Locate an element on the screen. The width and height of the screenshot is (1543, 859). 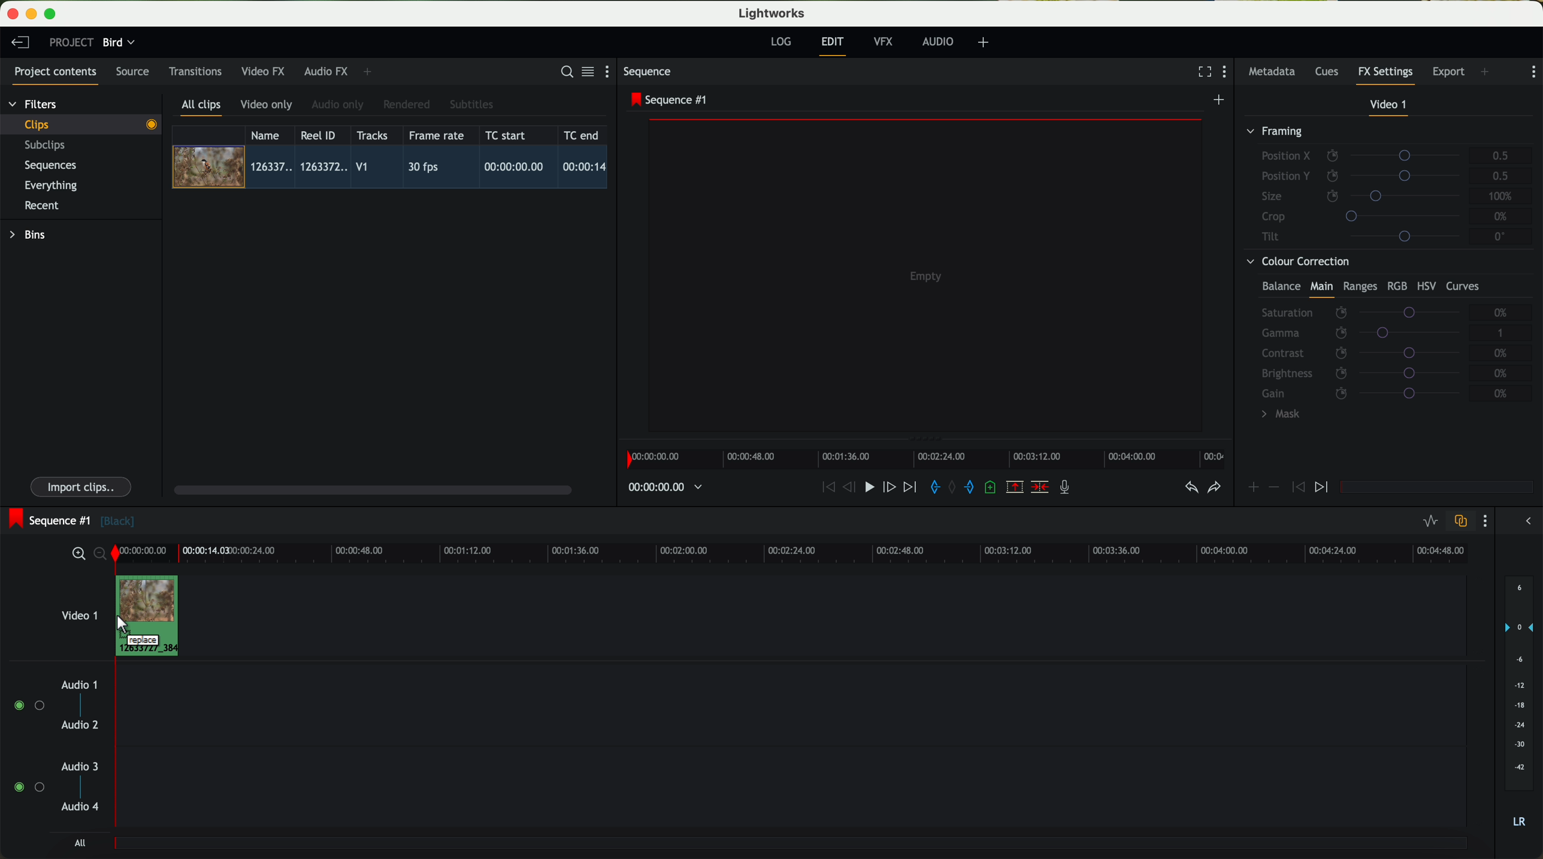
log is located at coordinates (780, 42).